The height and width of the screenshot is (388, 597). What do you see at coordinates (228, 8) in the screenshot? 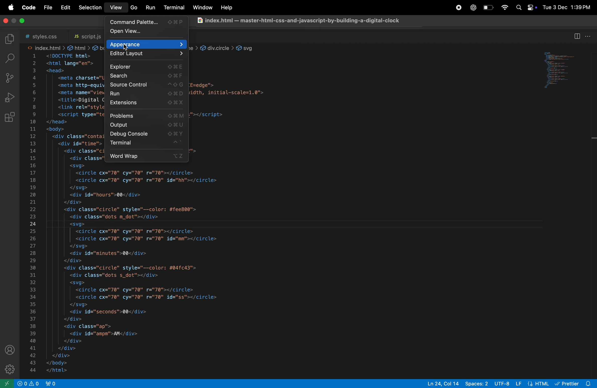
I see `help` at bounding box center [228, 8].